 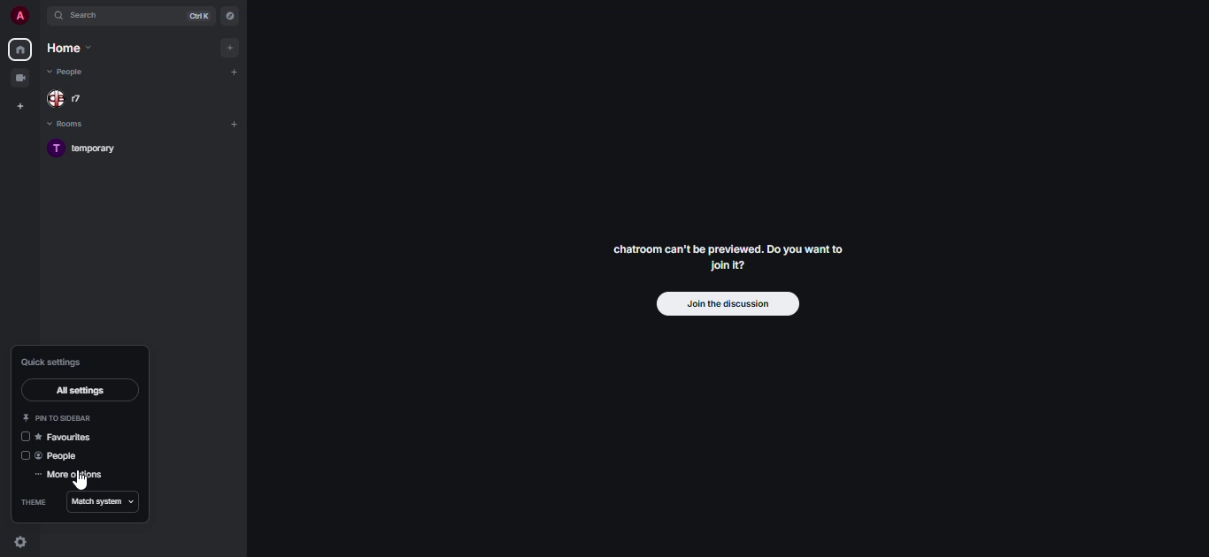 I want to click on navigator, so click(x=230, y=16).